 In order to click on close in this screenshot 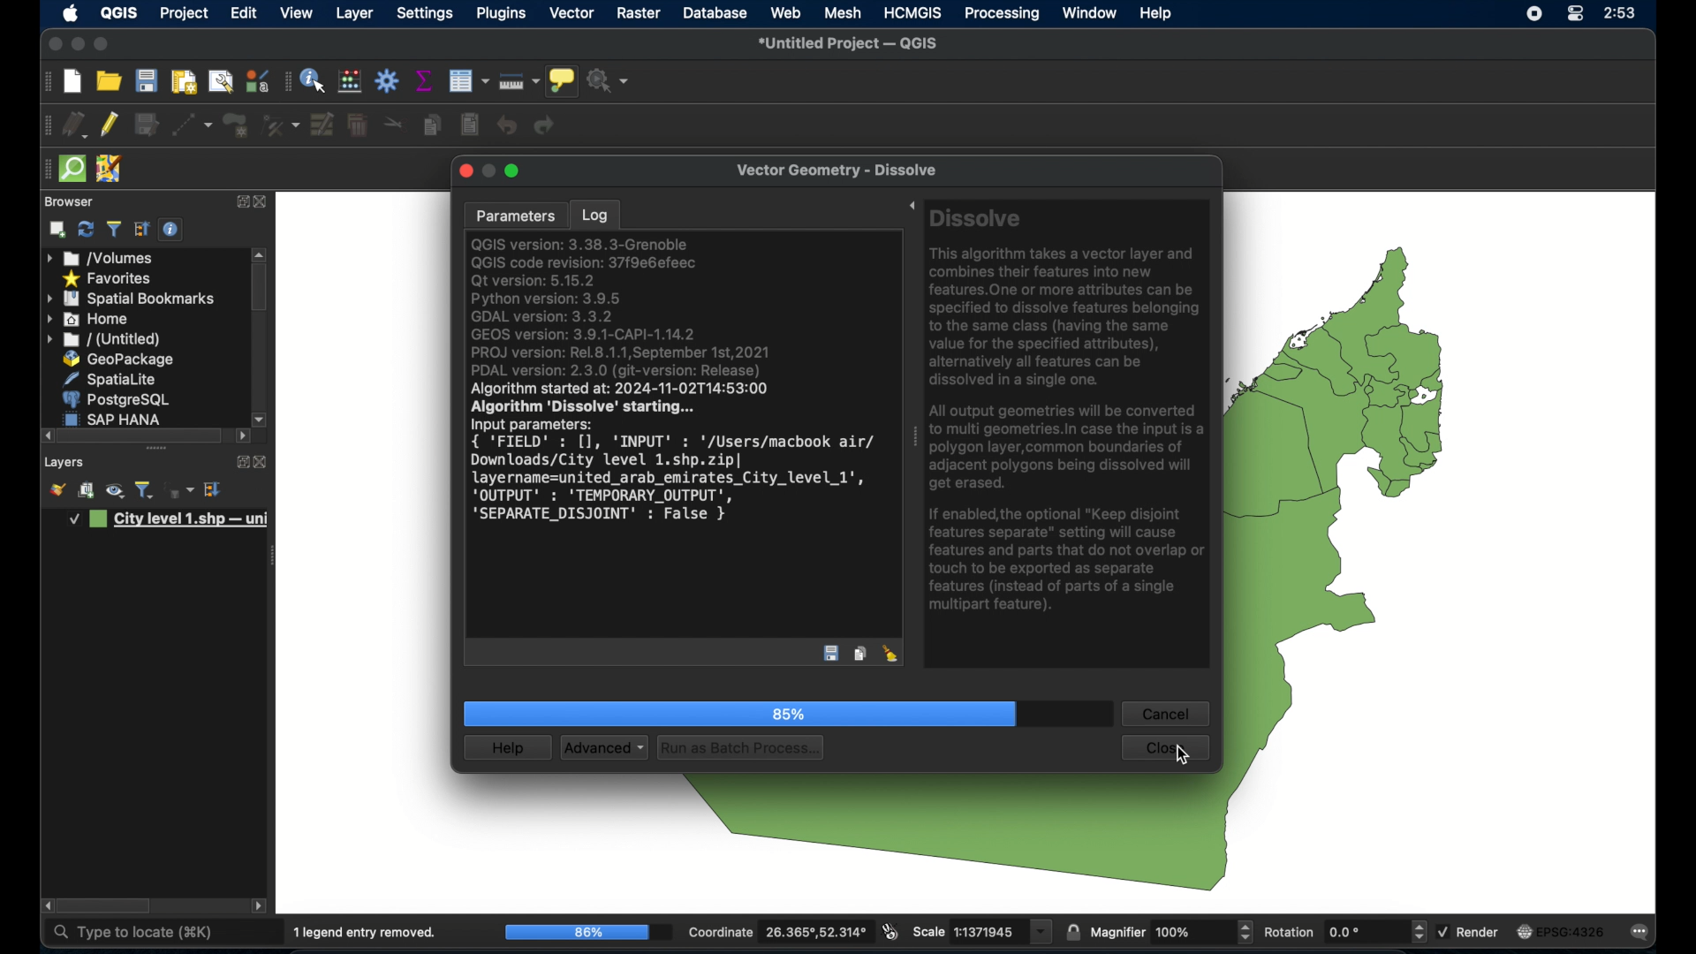, I will do `click(1167, 746)`.